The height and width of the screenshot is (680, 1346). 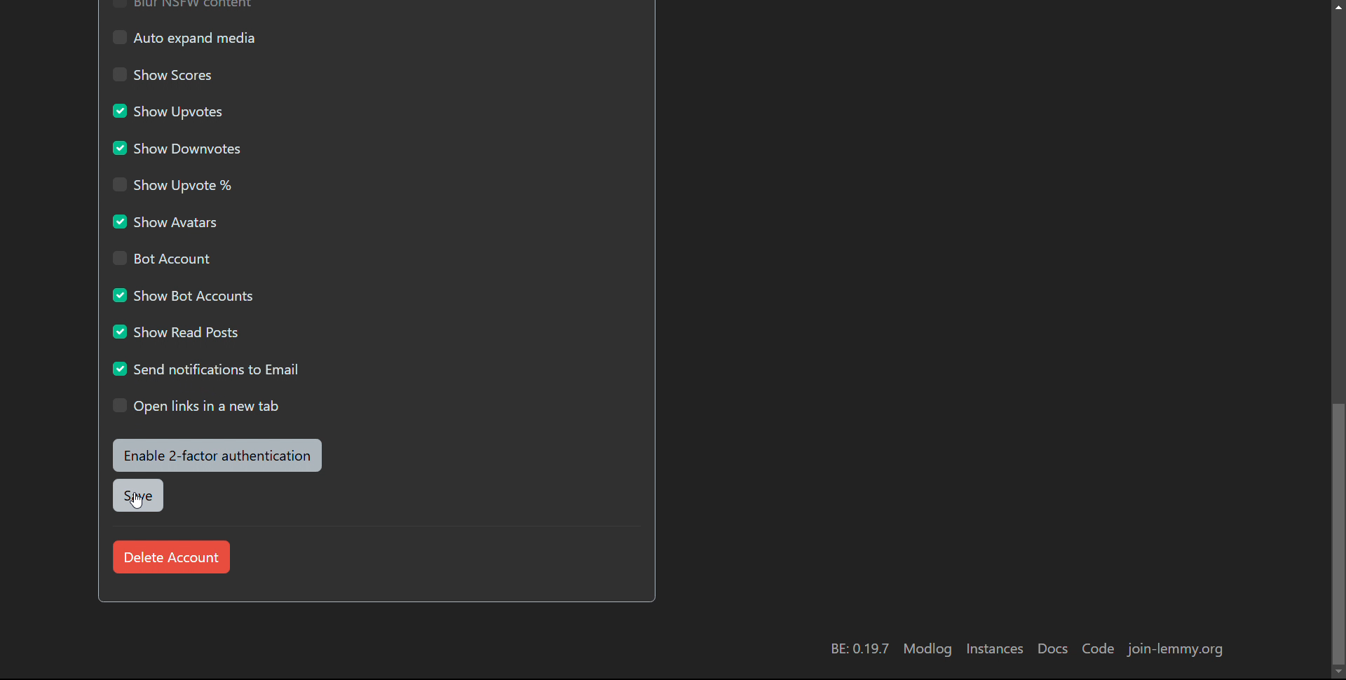 I want to click on Cursor, so click(x=137, y=499).